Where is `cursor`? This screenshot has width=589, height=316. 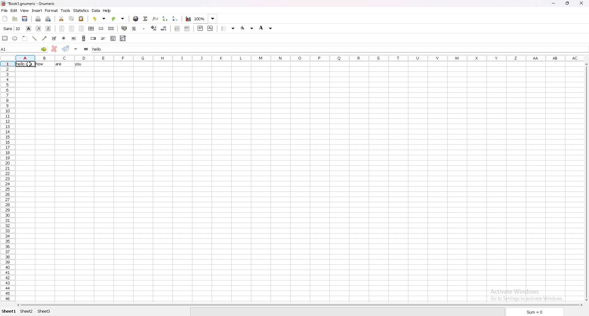 cursor is located at coordinates (29, 64).